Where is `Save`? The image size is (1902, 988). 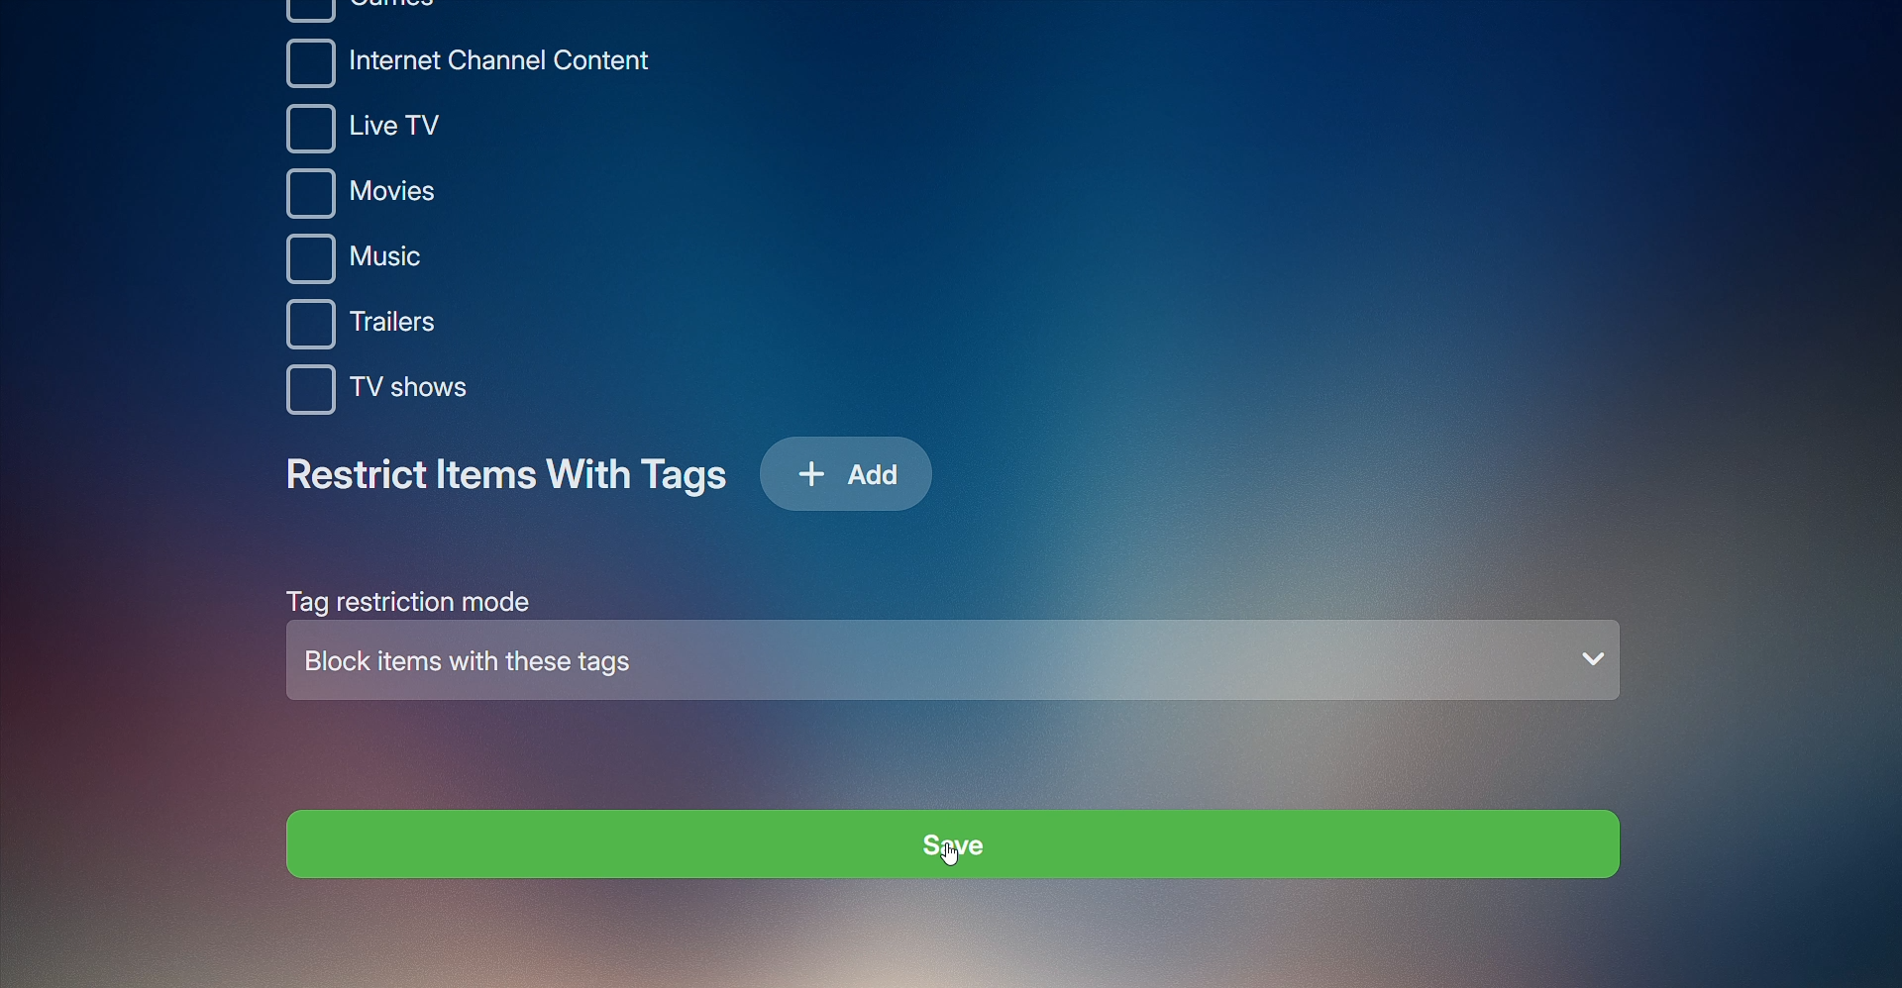
Save is located at coordinates (959, 849).